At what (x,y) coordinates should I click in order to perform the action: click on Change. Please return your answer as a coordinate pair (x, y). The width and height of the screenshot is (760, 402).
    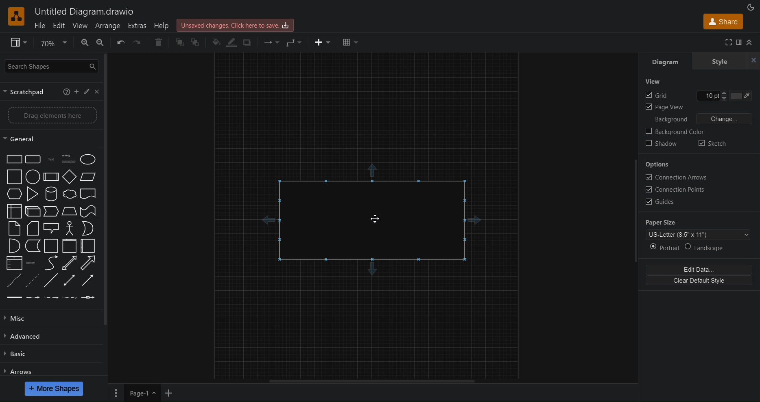
    Looking at the image, I should click on (726, 118).